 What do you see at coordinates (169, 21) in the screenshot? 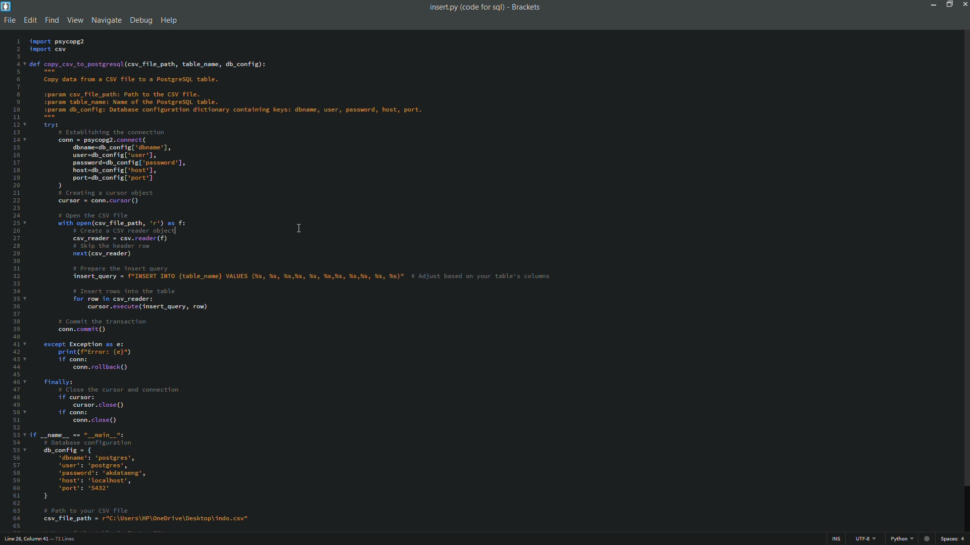
I see `help menu` at bounding box center [169, 21].